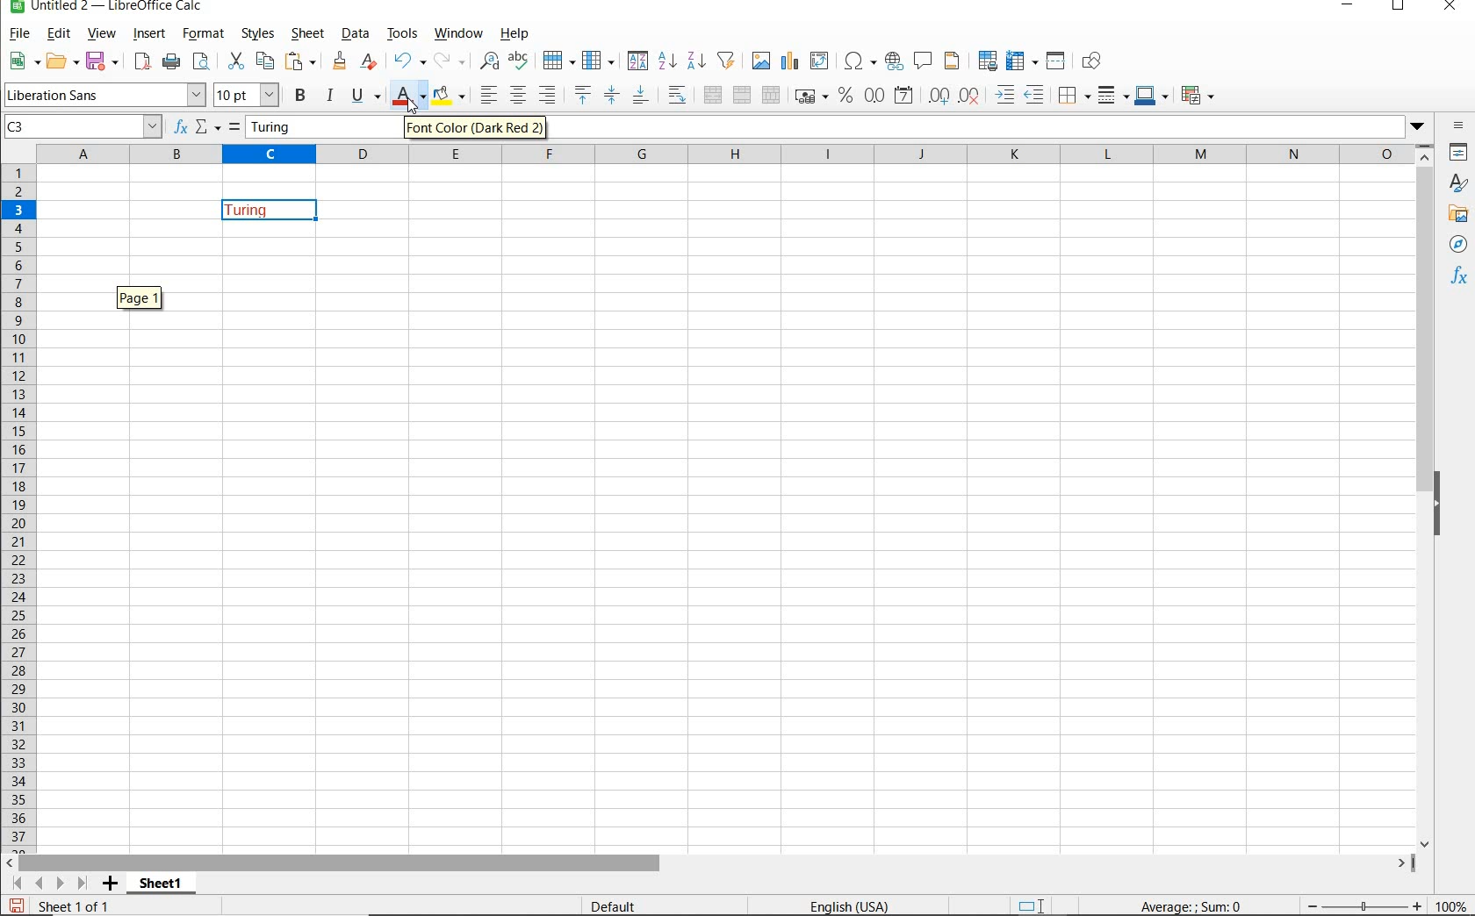  I want to click on FONT NAME, so click(104, 94).